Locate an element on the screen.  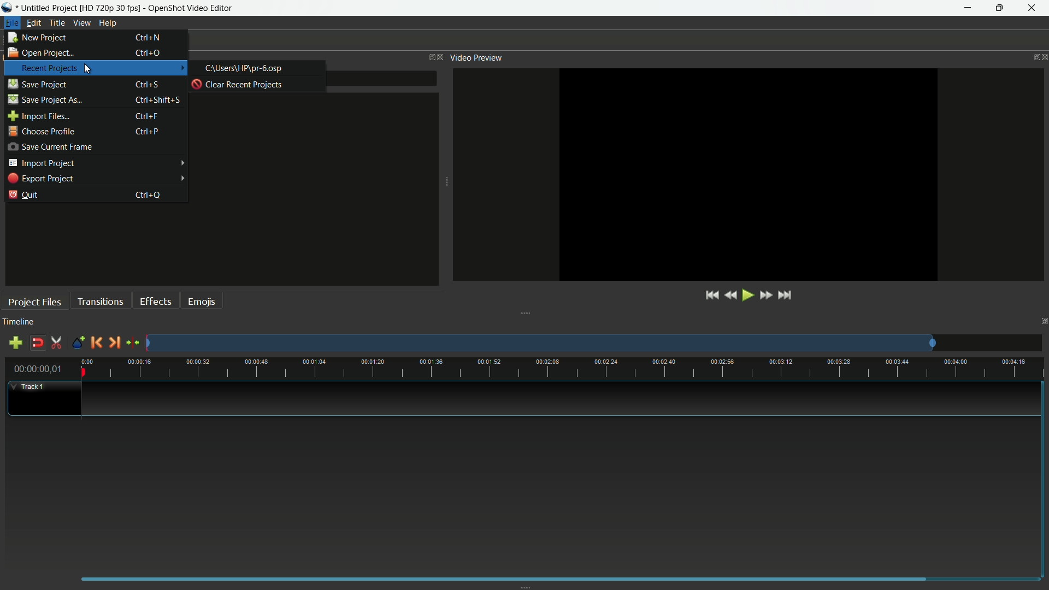
center the timeline on the playhead is located at coordinates (133, 342).